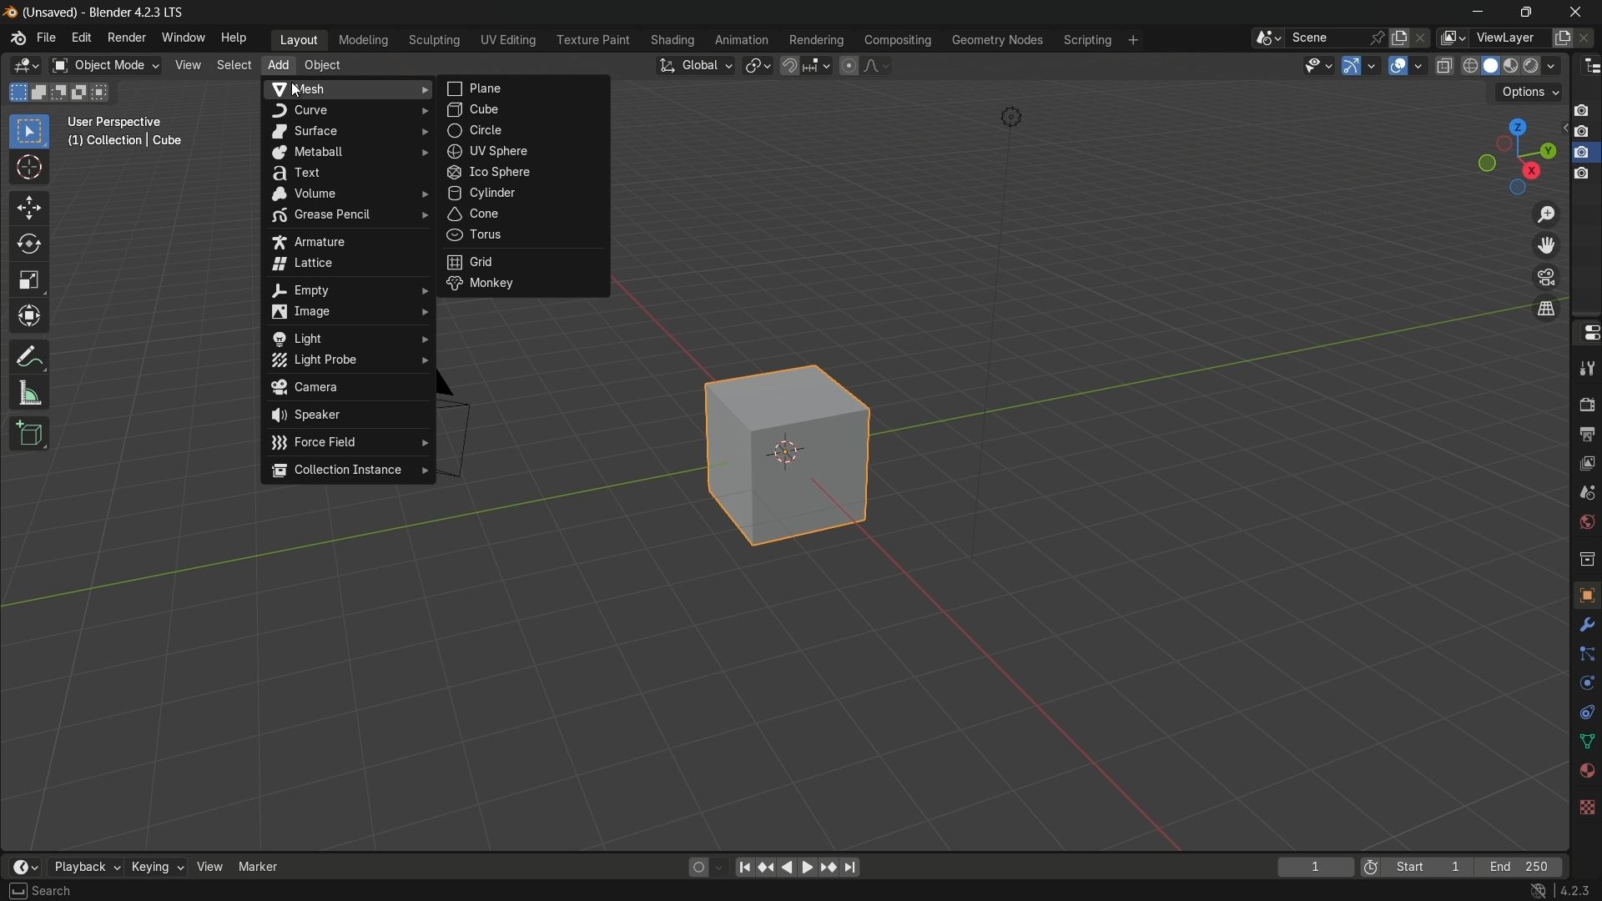 The height and width of the screenshot is (901, 1602). What do you see at coordinates (798, 867) in the screenshot?
I see `play animation` at bounding box center [798, 867].